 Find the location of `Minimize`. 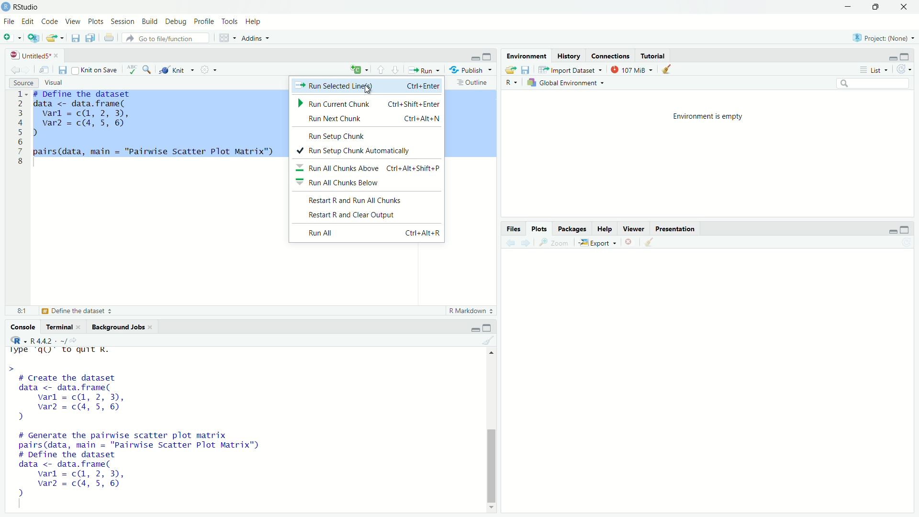

Minimize is located at coordinates (893, 231).